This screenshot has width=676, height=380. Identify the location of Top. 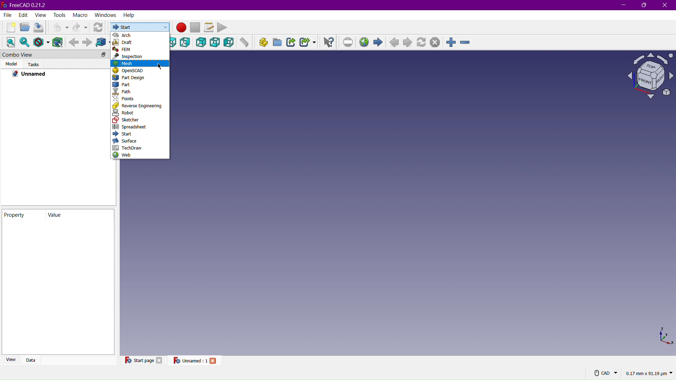
(175, 43).